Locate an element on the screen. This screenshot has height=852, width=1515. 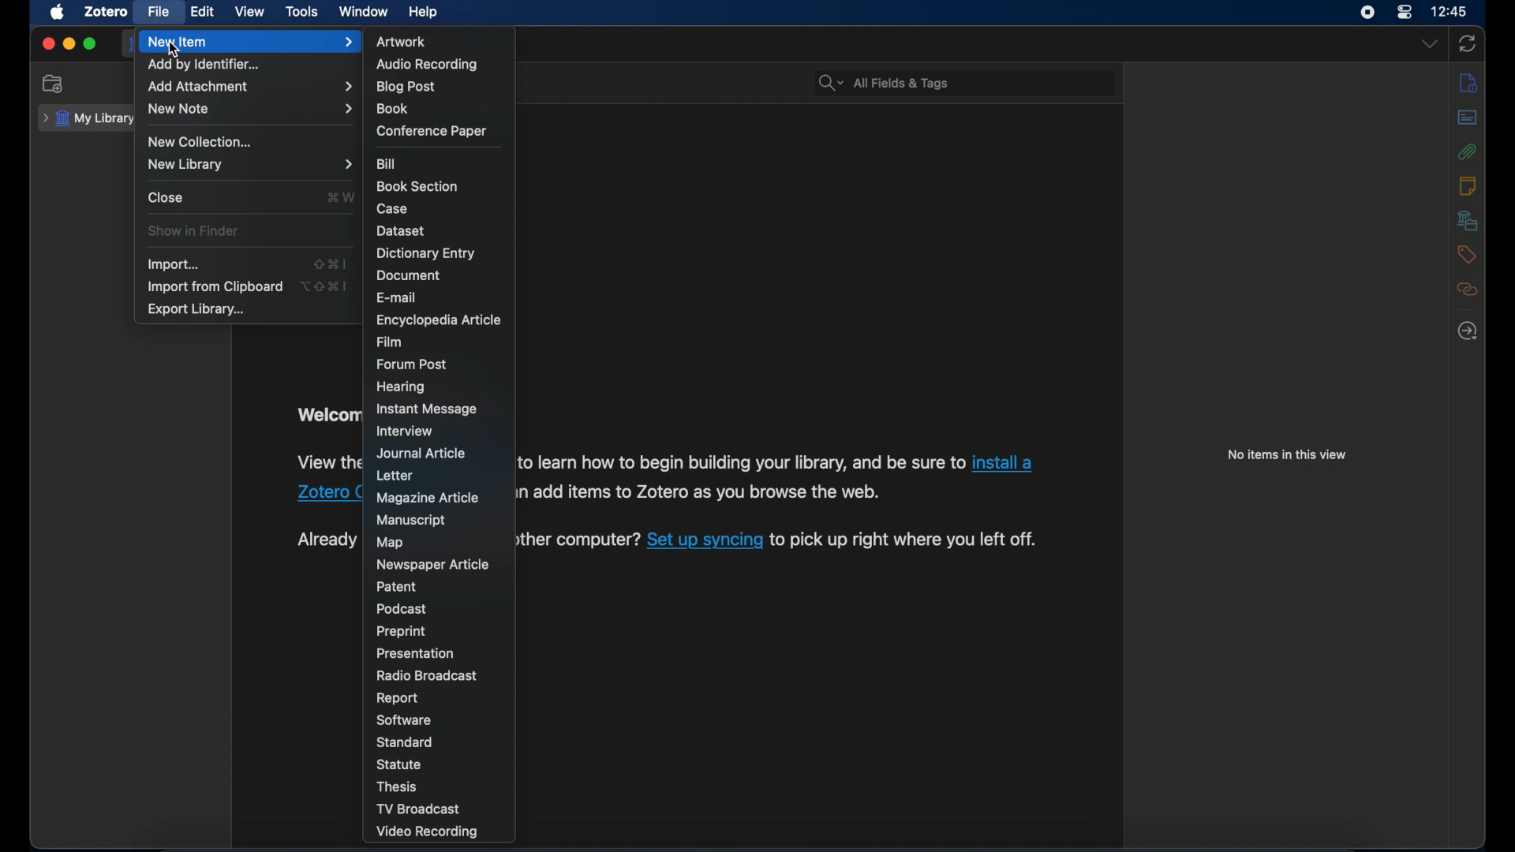
encyclopedia article is located at coordinates (437, 319).